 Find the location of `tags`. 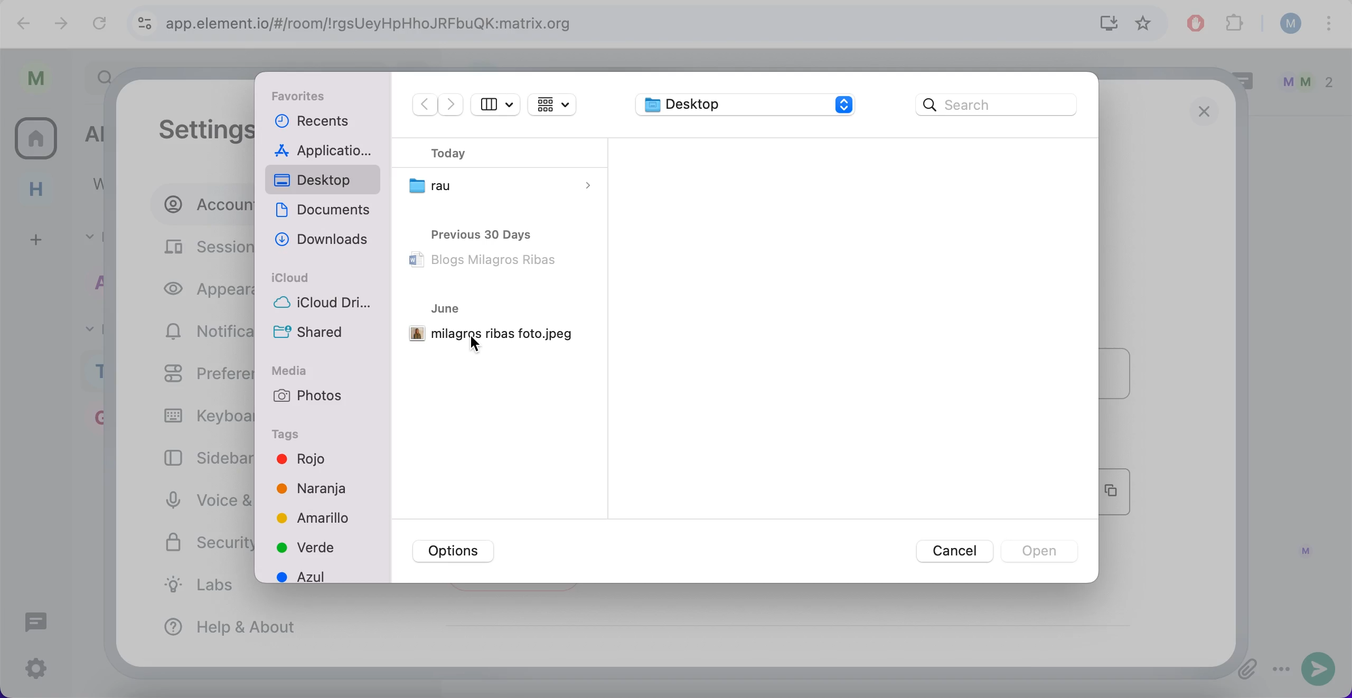

tags is located at coordinates (289, 436).